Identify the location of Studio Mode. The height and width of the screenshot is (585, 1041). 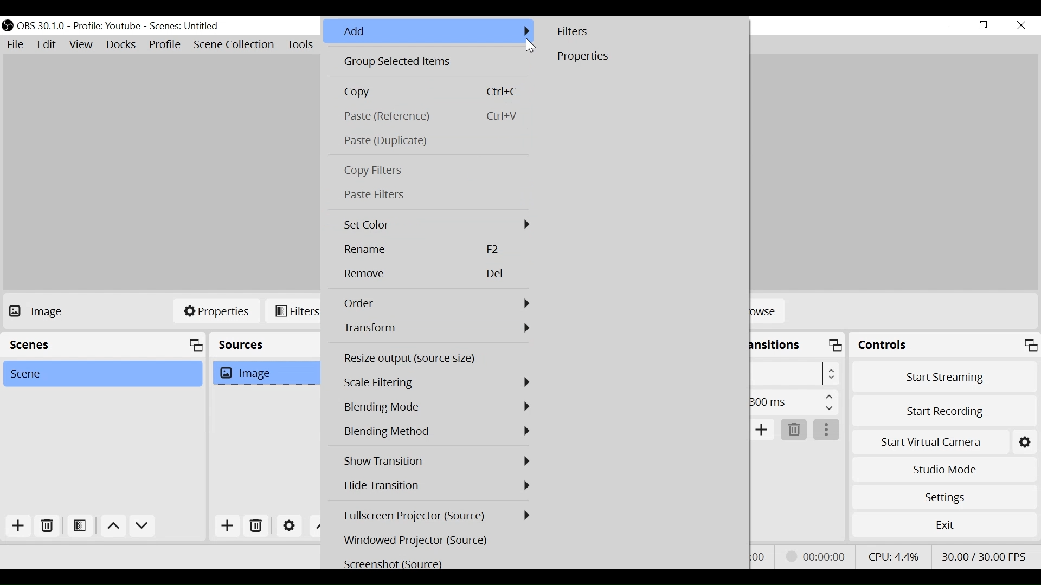
(944, 470).